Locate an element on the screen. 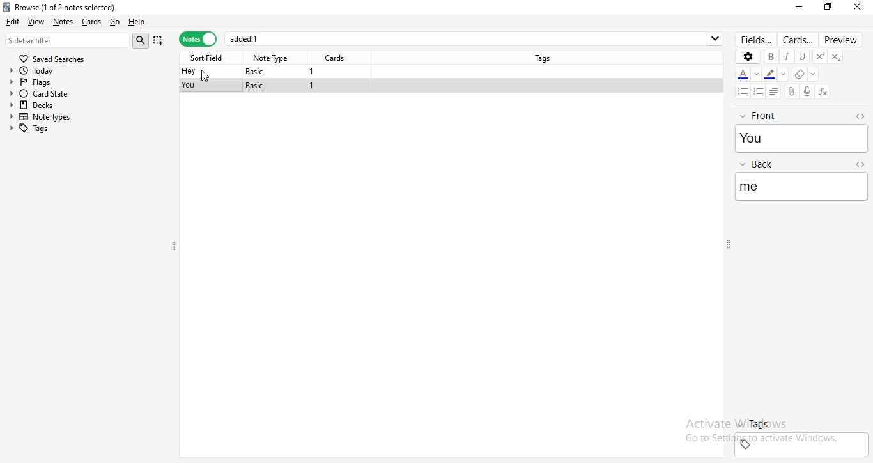 The width and height of the screenshot is (873, 463). browse is located at coordinates (84, 6).